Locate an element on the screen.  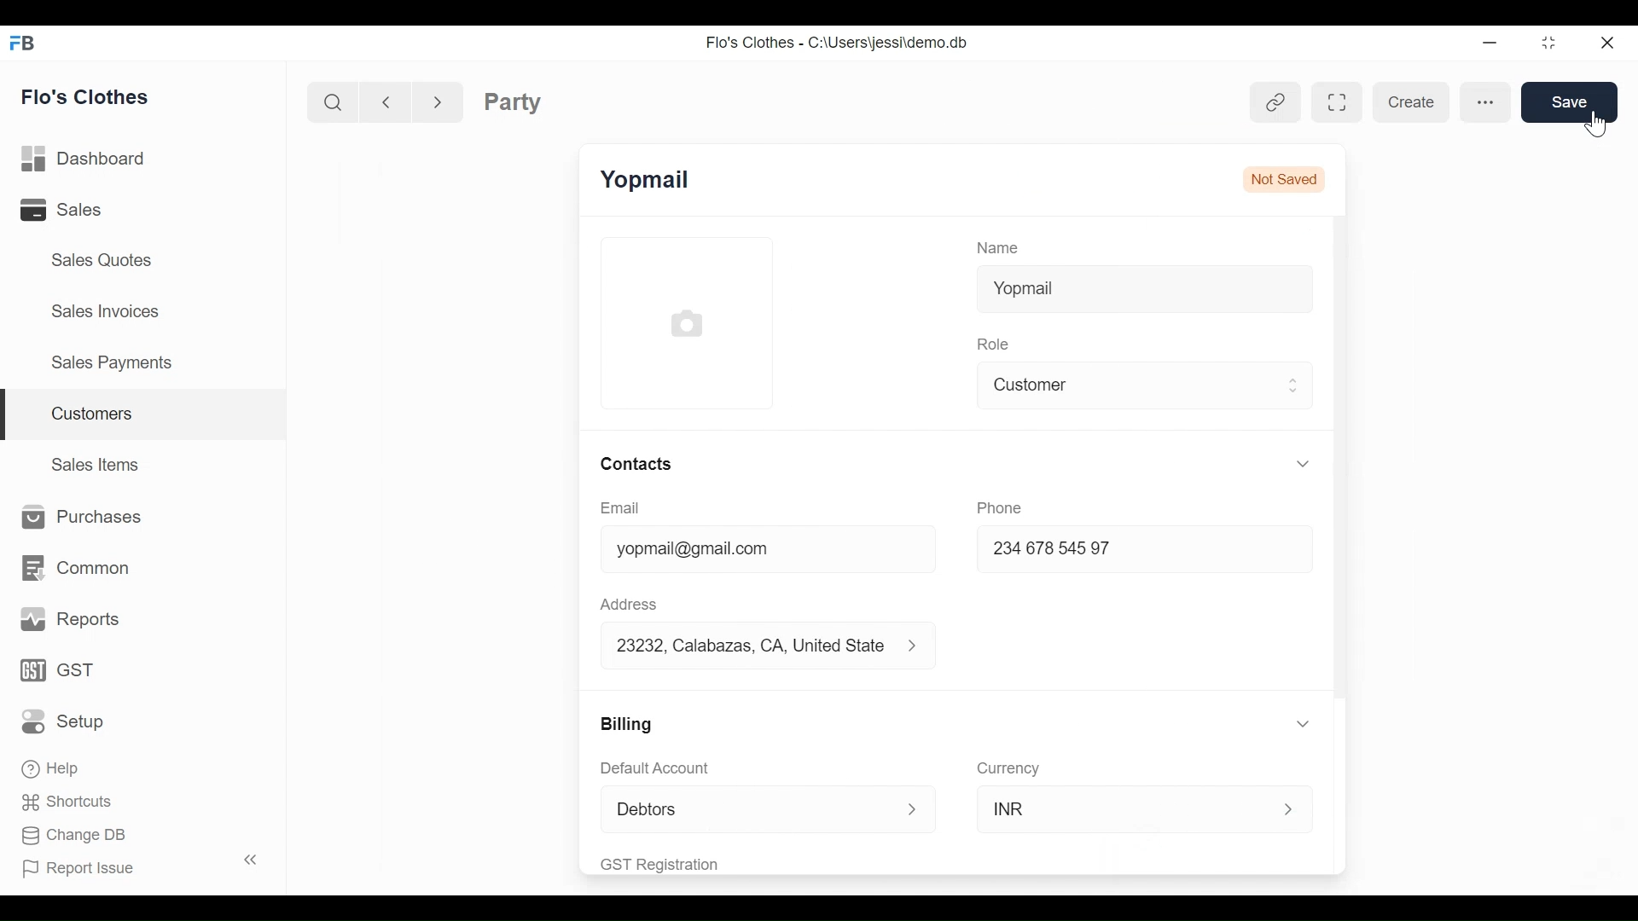
23232, Calabazas, CA, United State is located at coordinates (753, 646).